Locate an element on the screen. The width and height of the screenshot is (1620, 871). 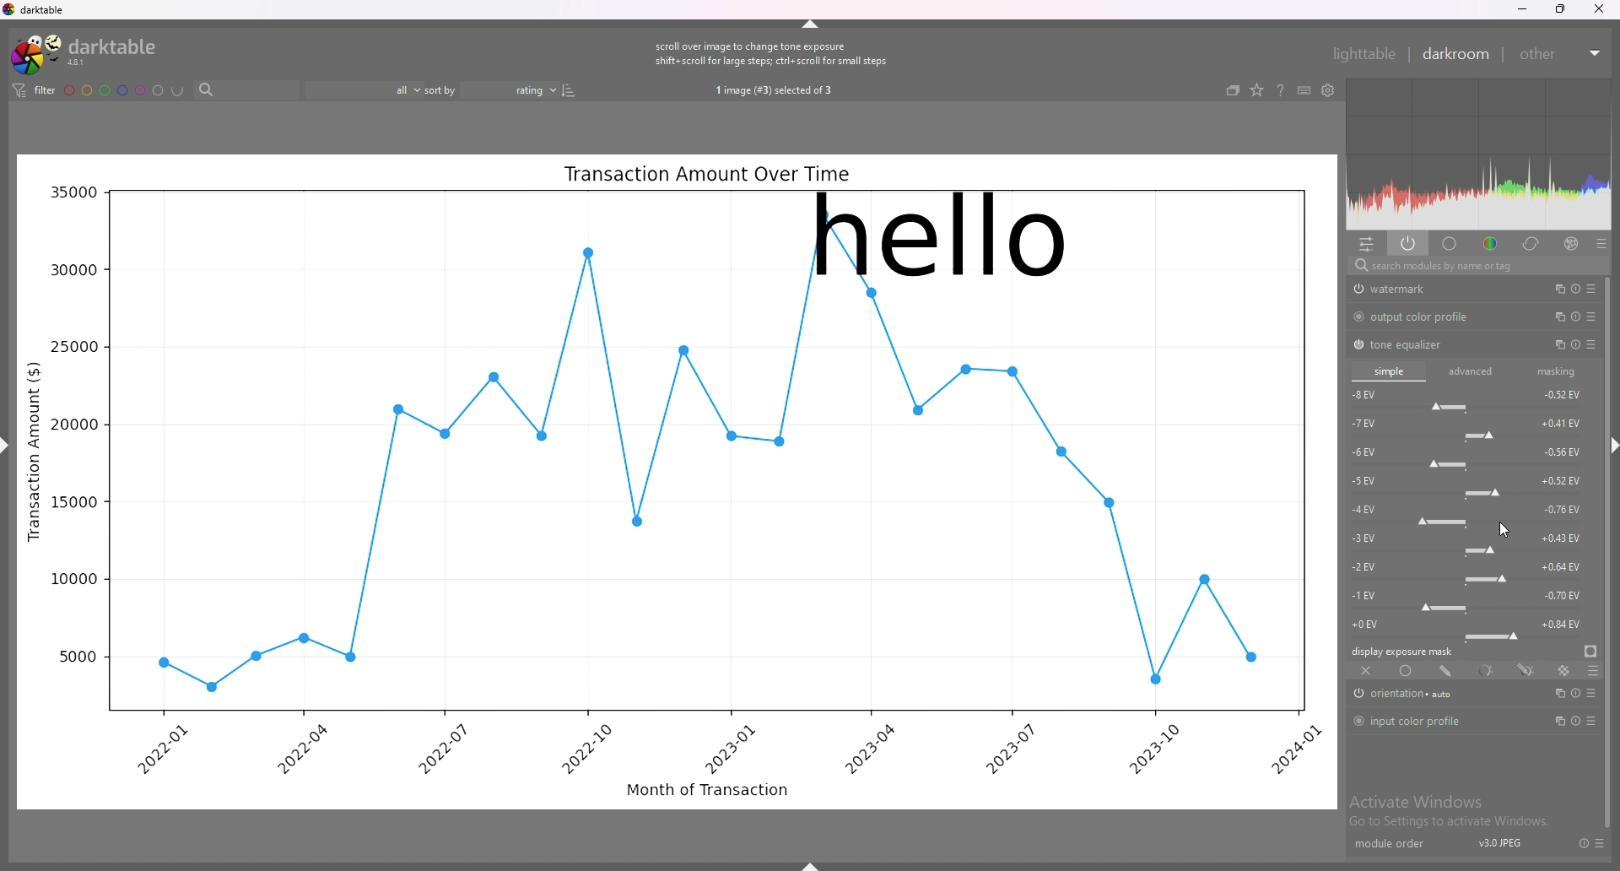
10000 is located at coordinates (71, 579).